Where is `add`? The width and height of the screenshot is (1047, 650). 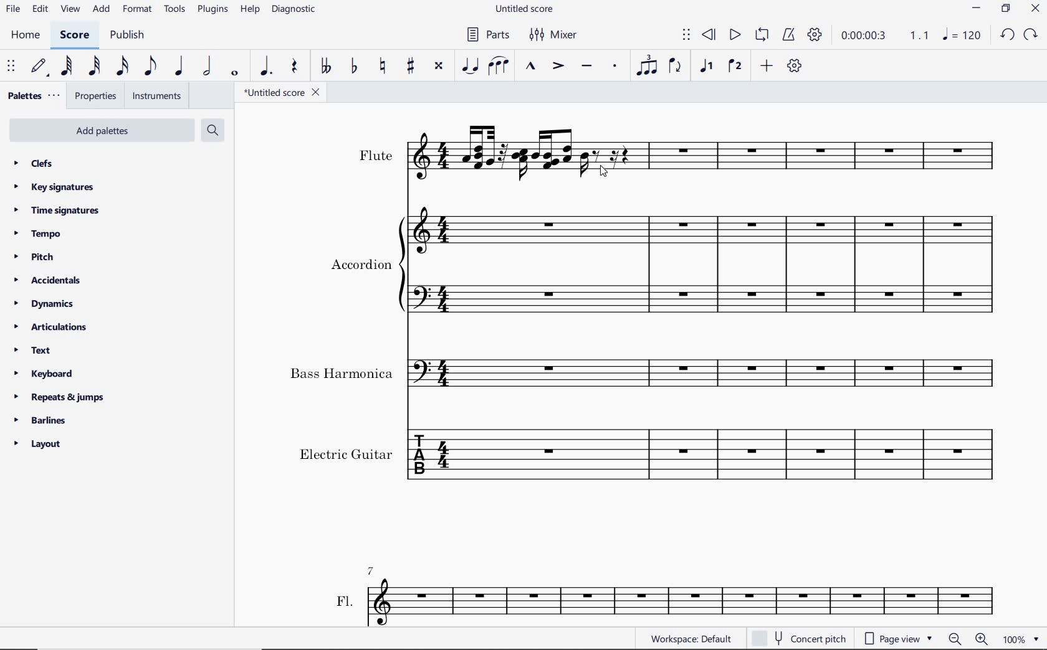
add is located at coordinates (102, 9).